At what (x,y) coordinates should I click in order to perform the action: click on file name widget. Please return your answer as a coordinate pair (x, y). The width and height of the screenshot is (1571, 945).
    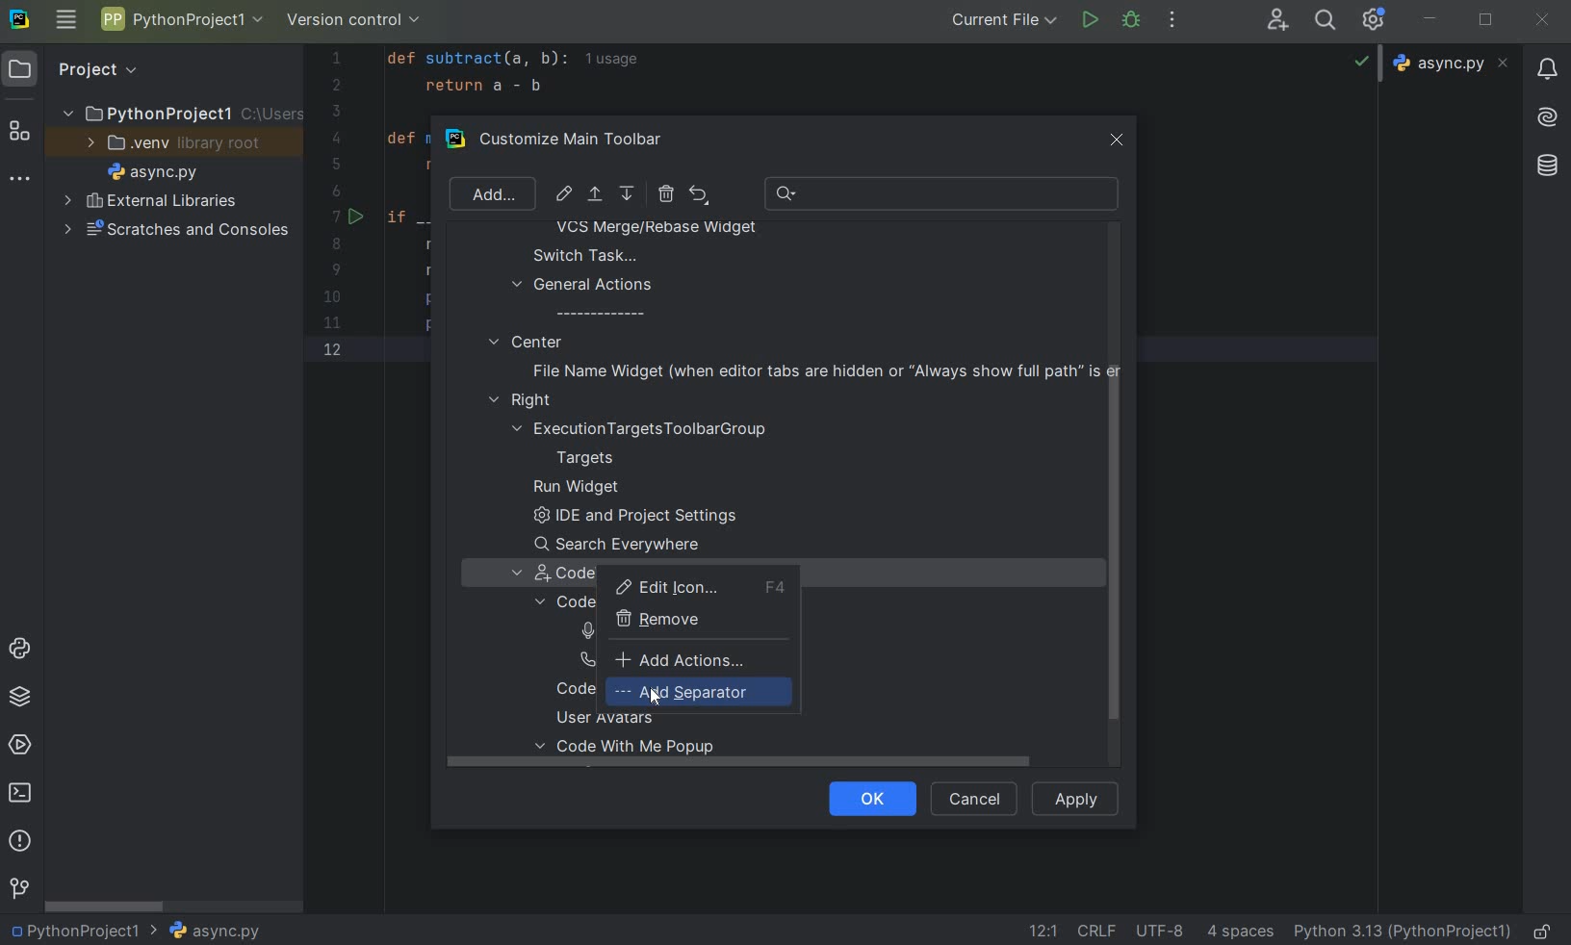
    Looking at the image, I should click on (821, 370).